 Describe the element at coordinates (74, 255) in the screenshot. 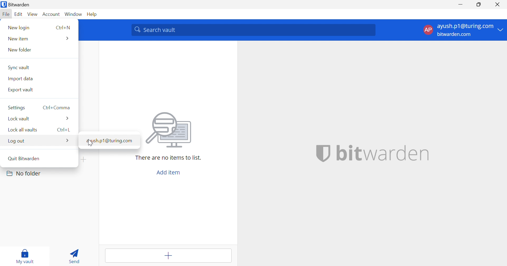

I see `Send` at that location.